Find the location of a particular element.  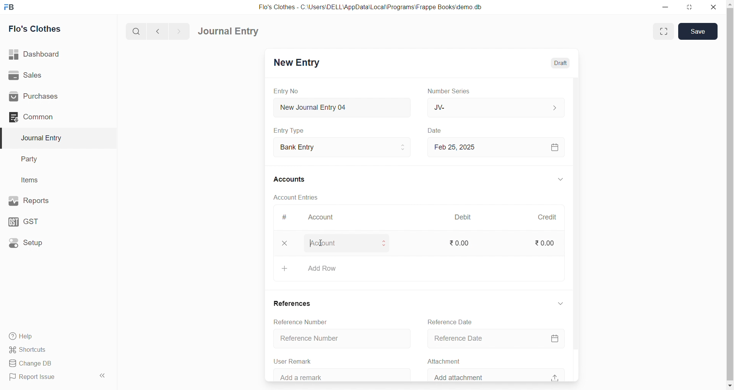

Party is located at coordinates (54, 159).